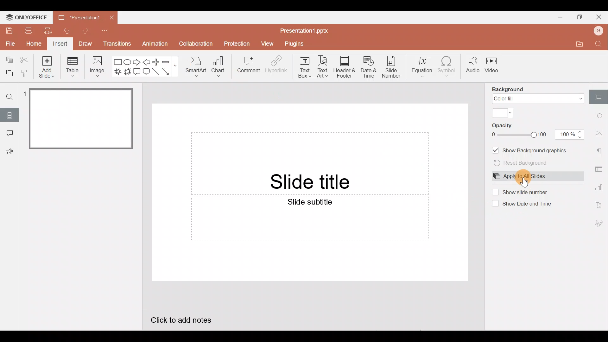 The width and height of the screenshot is (608, 342). What do you see at coordinates (267, 44) in the screenshot?
I see `View` at bounding box center [267, 44].